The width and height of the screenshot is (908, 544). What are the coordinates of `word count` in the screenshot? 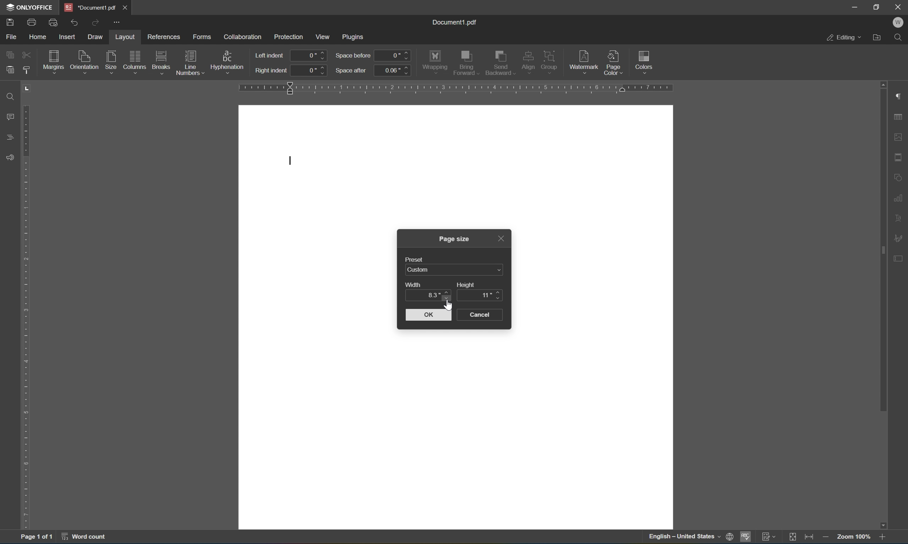 It's located at (82, 539).